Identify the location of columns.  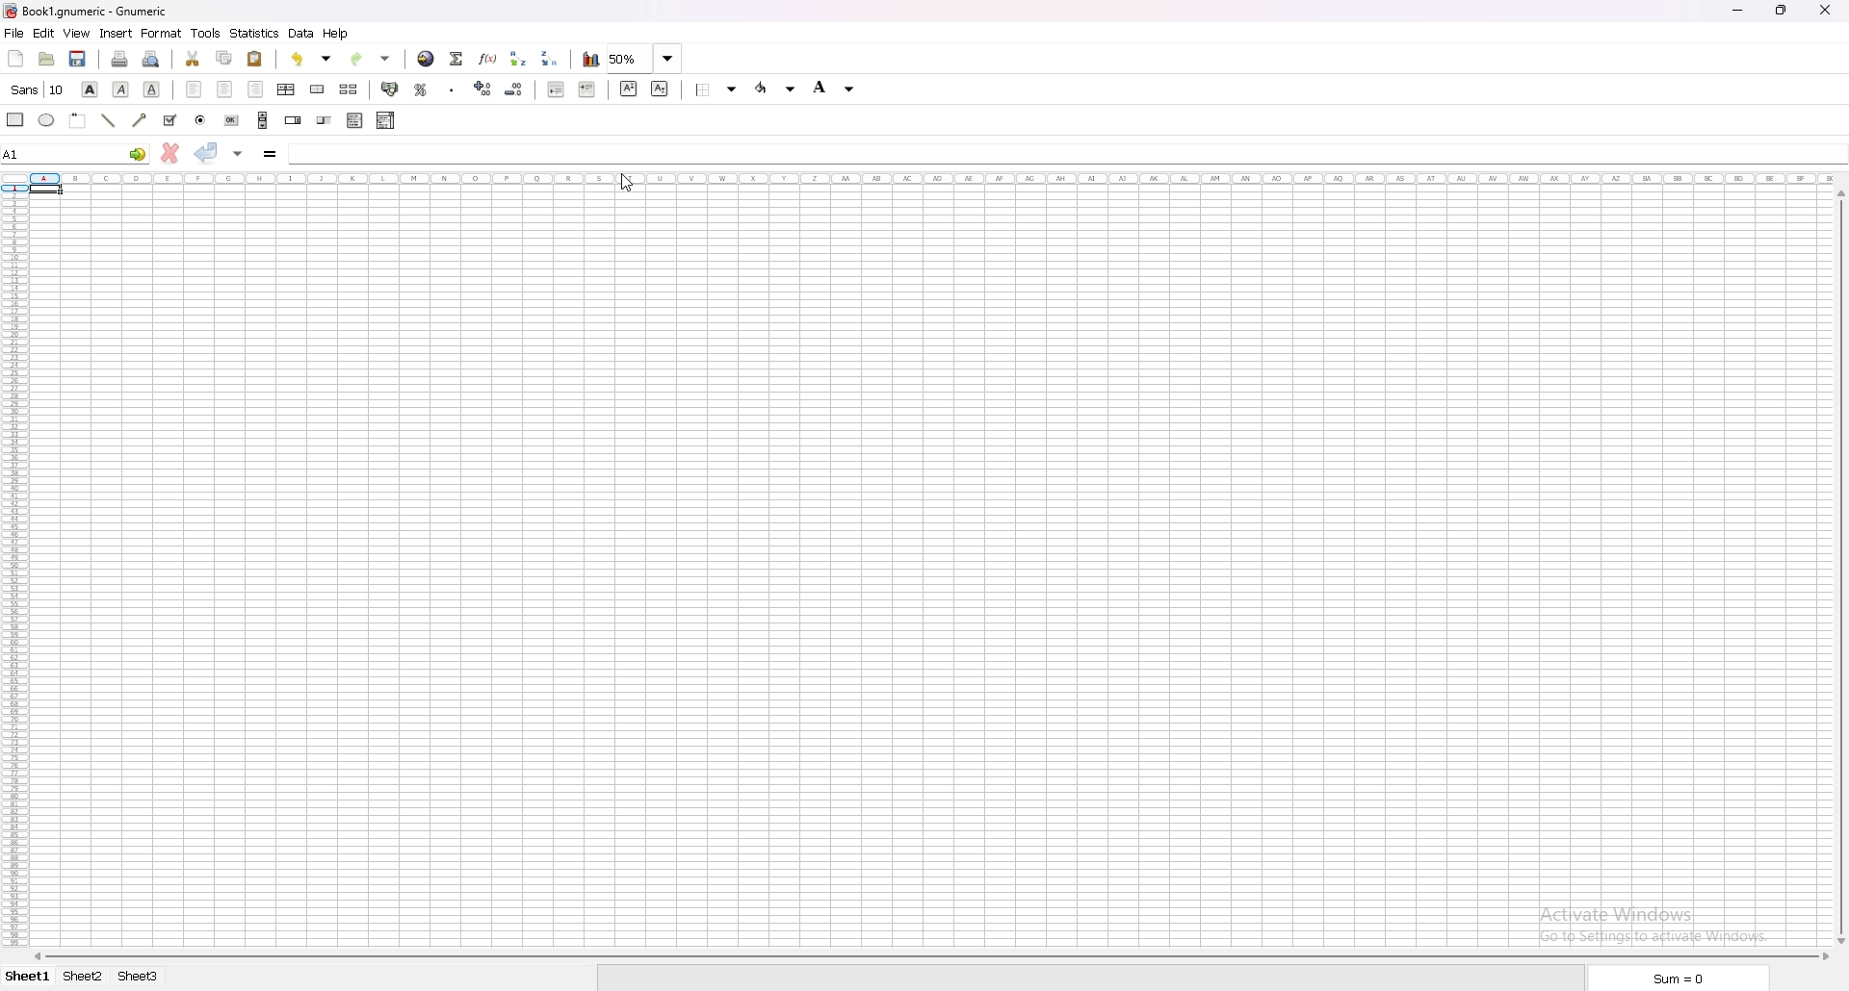
(321, 180).